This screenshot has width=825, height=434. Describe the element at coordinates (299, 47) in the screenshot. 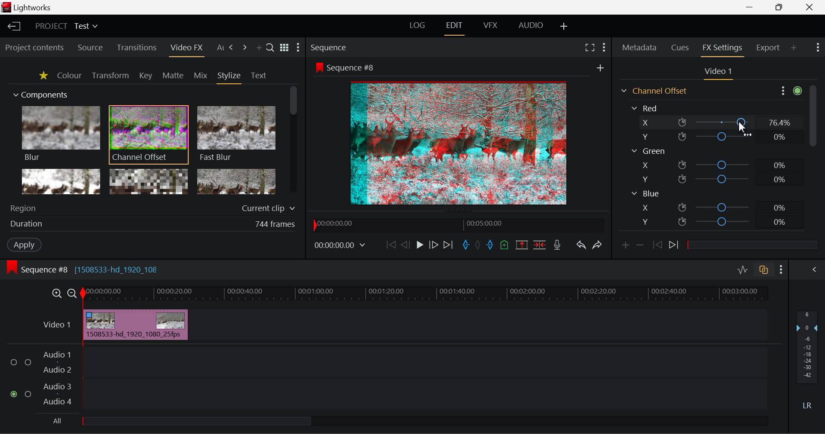

I see `Show Settings` at that location.